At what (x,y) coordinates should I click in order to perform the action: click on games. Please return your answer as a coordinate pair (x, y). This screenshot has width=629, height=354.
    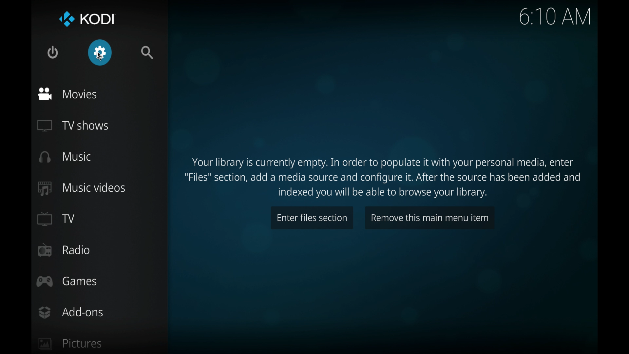
    Looking at the image, I should click on (67, 281).